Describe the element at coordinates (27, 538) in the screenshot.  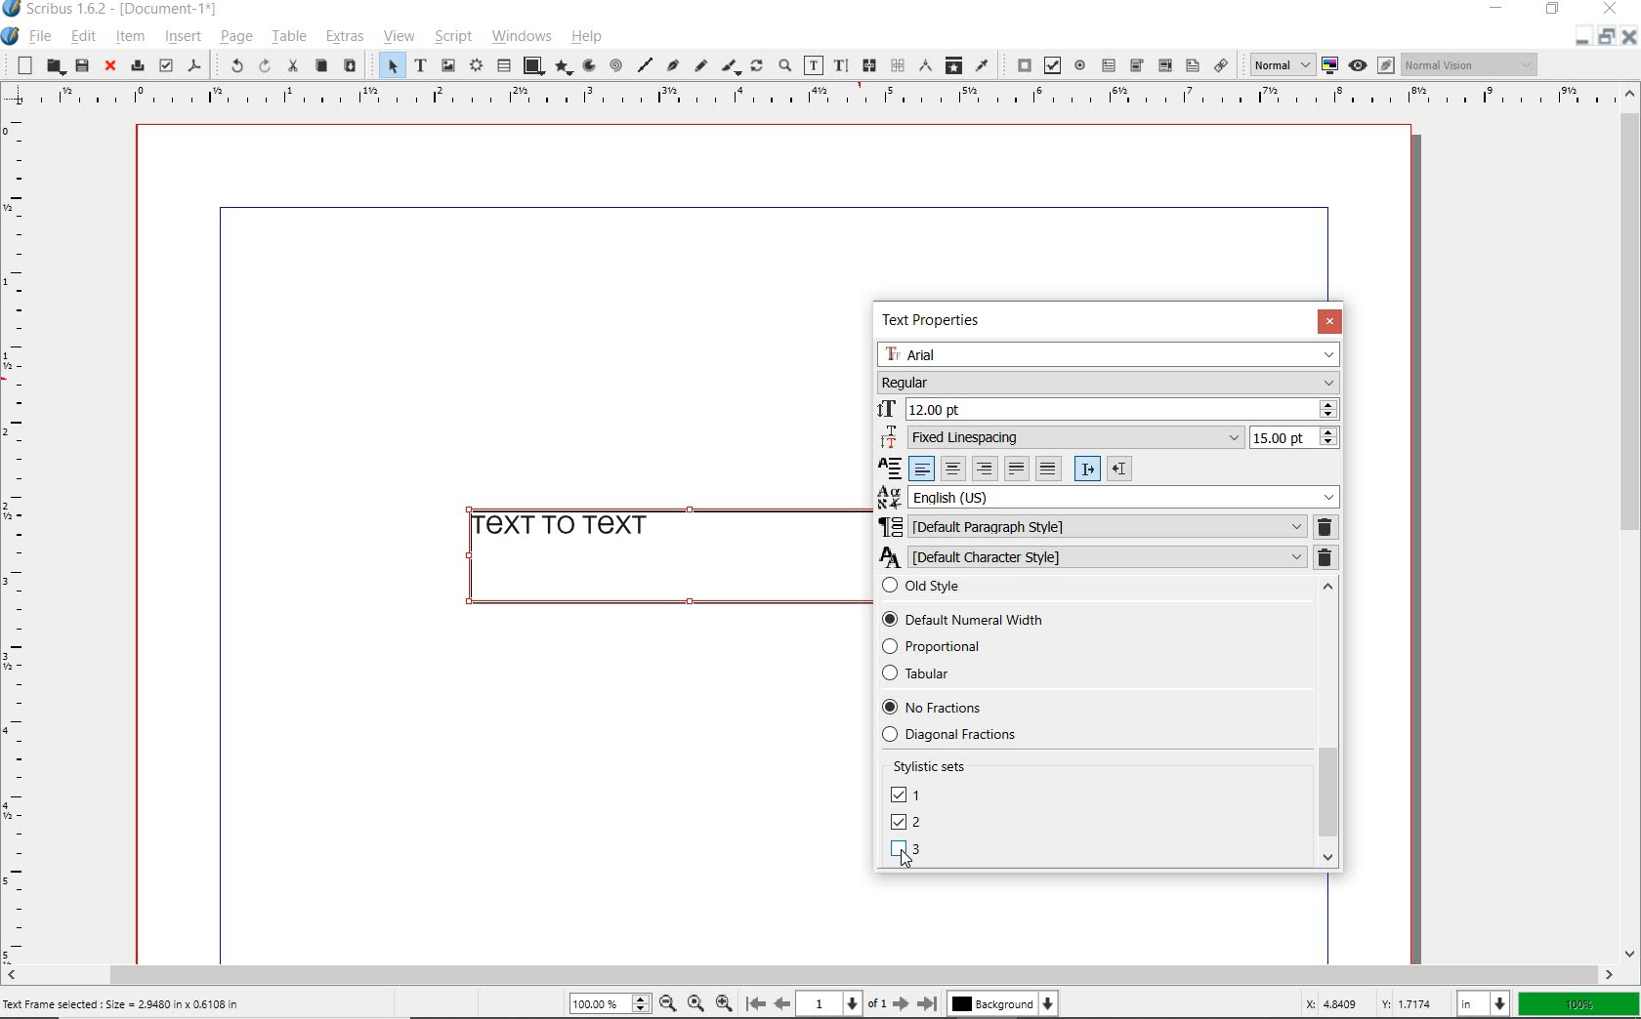
I see `Horizontal page margin` at that location.